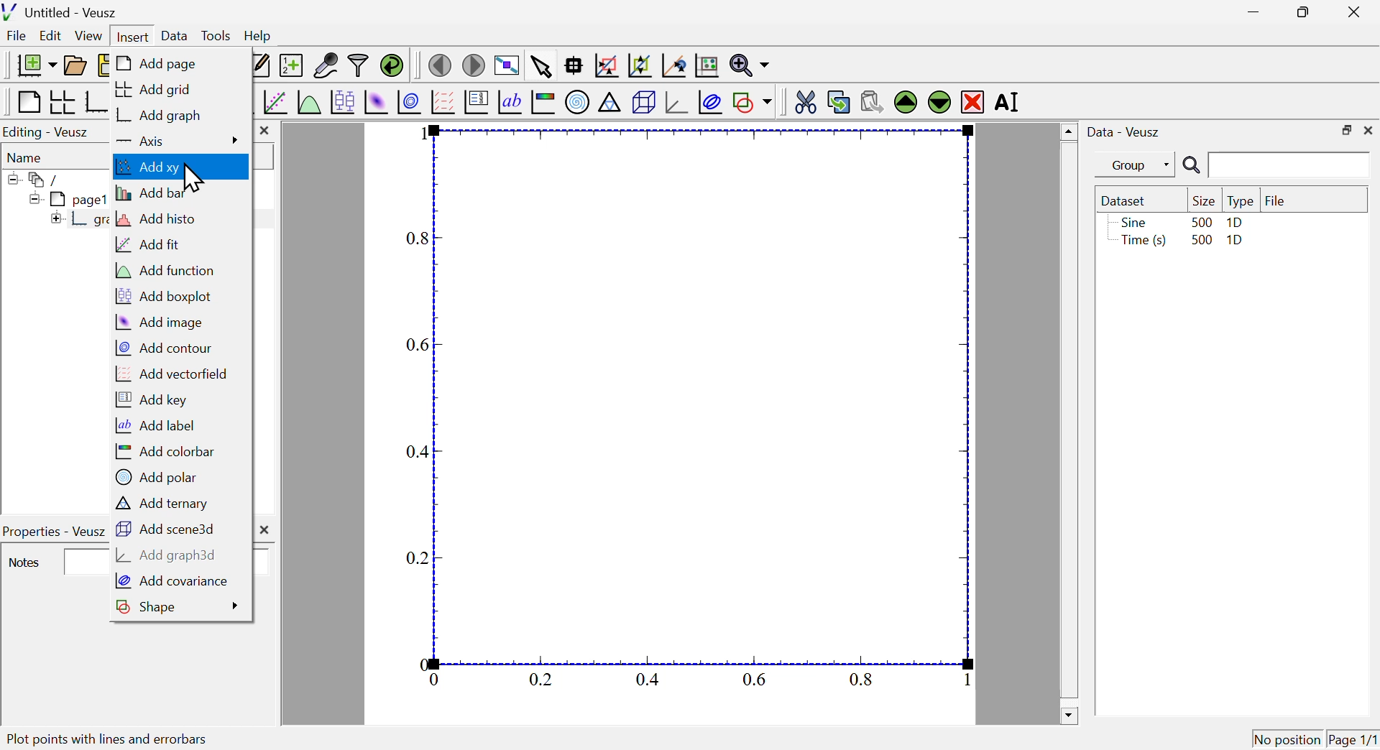  Describe the element at coordinates (1012, 103) in the screenshot. I see `rename the selected widget` at that location.